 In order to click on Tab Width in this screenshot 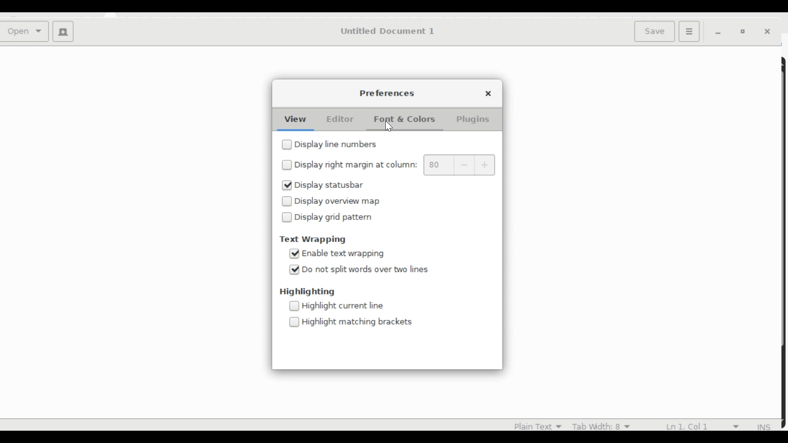, I will do `click(600, 425)`.